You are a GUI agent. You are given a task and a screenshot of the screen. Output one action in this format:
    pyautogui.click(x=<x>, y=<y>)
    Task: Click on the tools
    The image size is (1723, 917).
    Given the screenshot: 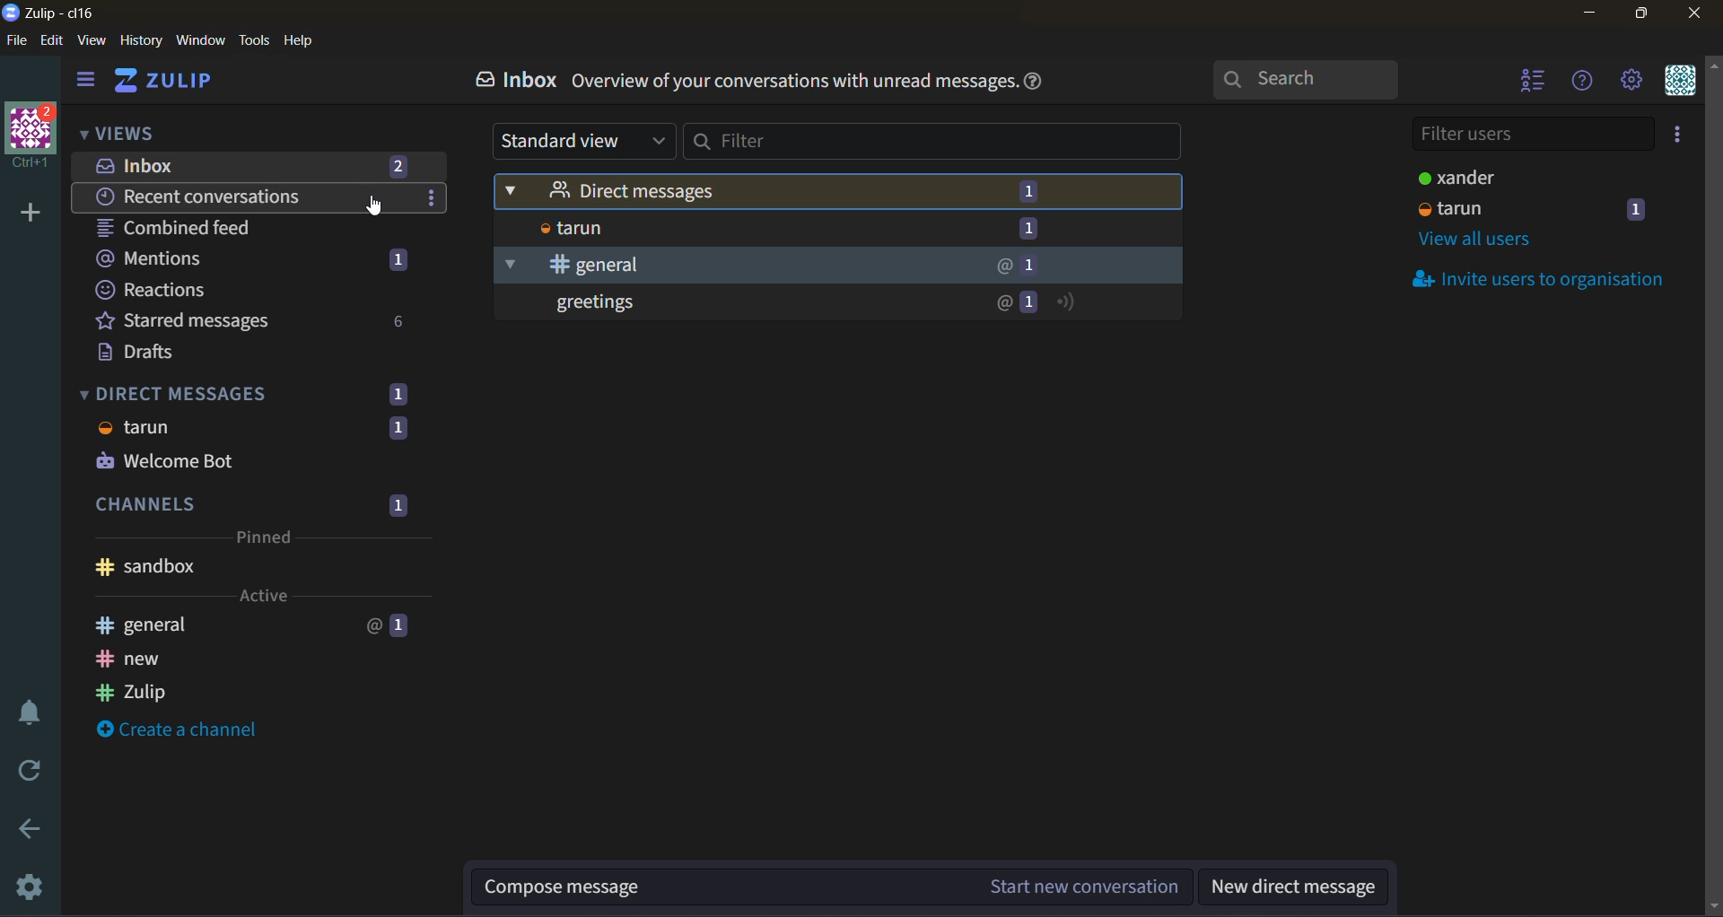 What is the action you would take?
    pyautogui.click(x=255, y=40)
    